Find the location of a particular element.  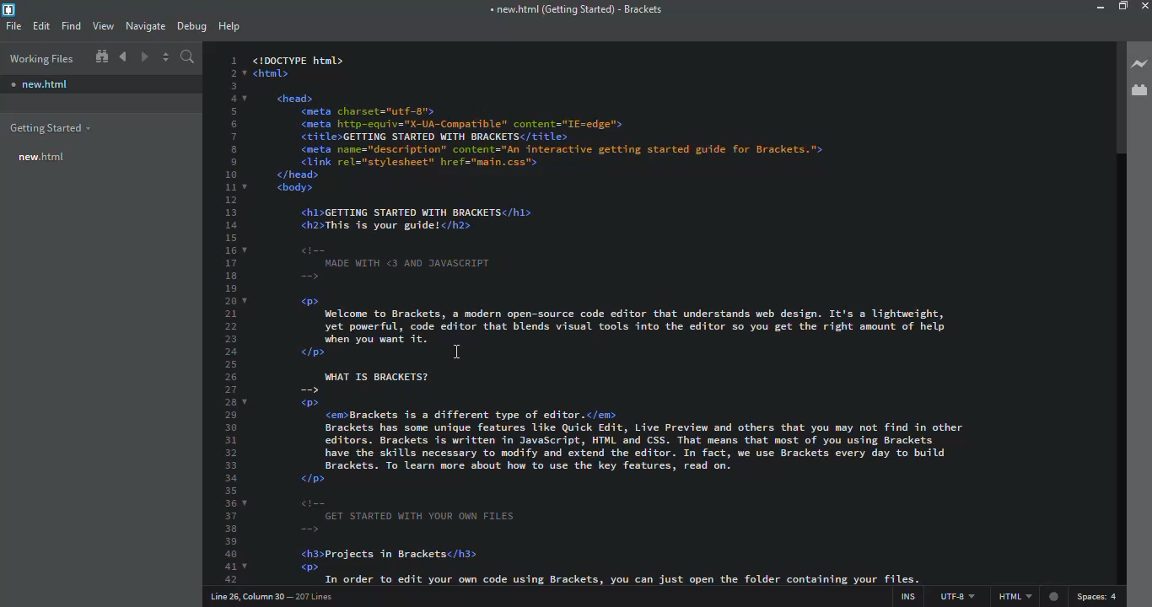

navigate back is located at coordinates (125, 56).